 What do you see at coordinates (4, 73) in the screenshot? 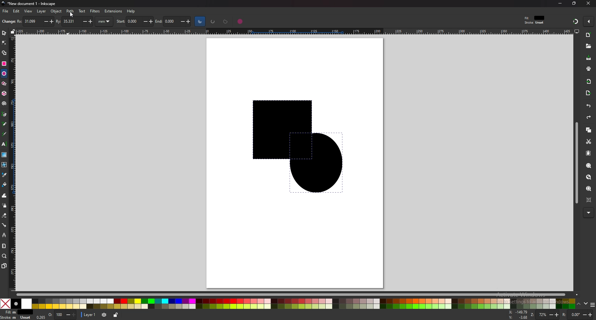
I see `ellipse` at bounding box center [4, 73].